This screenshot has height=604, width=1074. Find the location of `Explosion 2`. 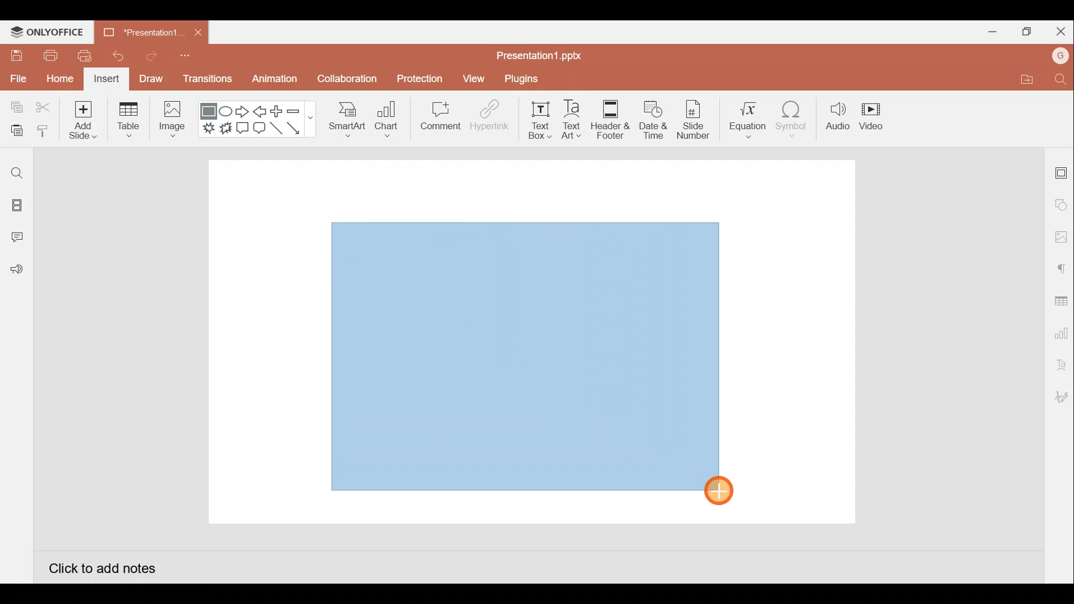

Explosion 2 is located at coordinates (226, 129).